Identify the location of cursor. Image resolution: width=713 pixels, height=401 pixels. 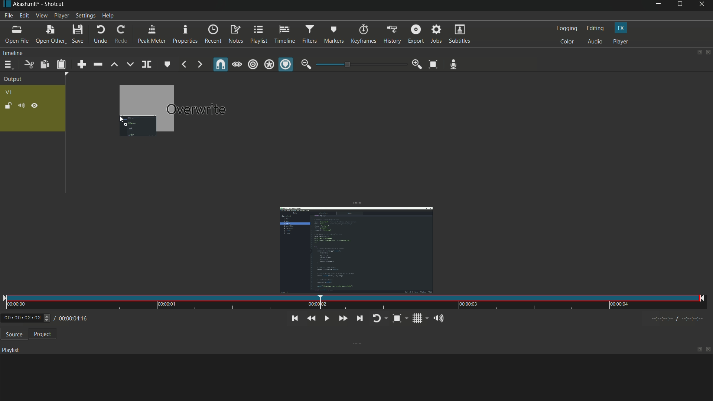
(122, 120).